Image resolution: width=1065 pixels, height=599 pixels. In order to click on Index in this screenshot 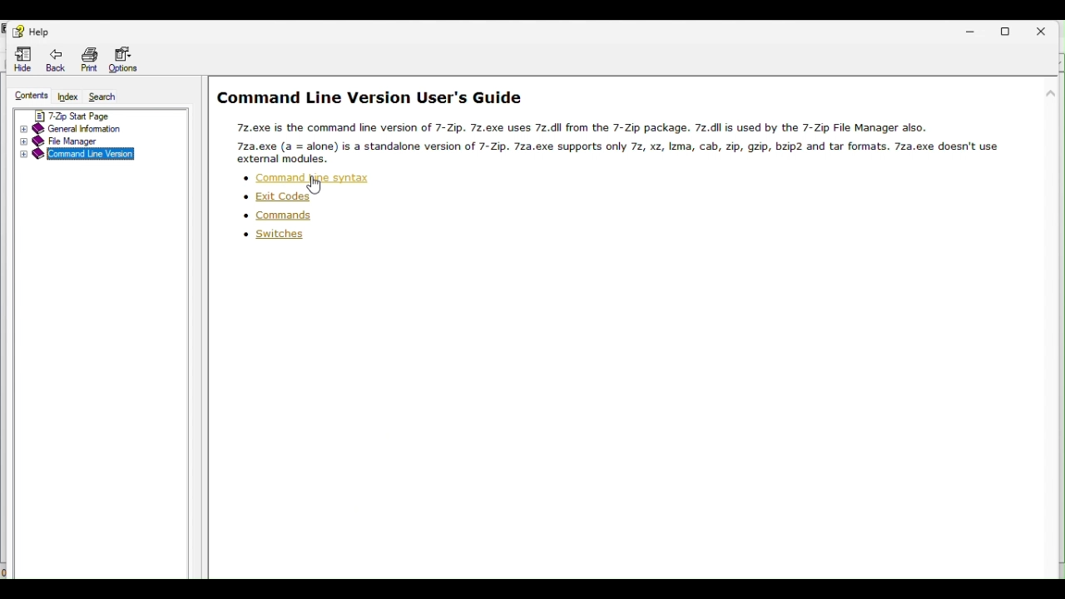, I will do `click(67, 97)`.